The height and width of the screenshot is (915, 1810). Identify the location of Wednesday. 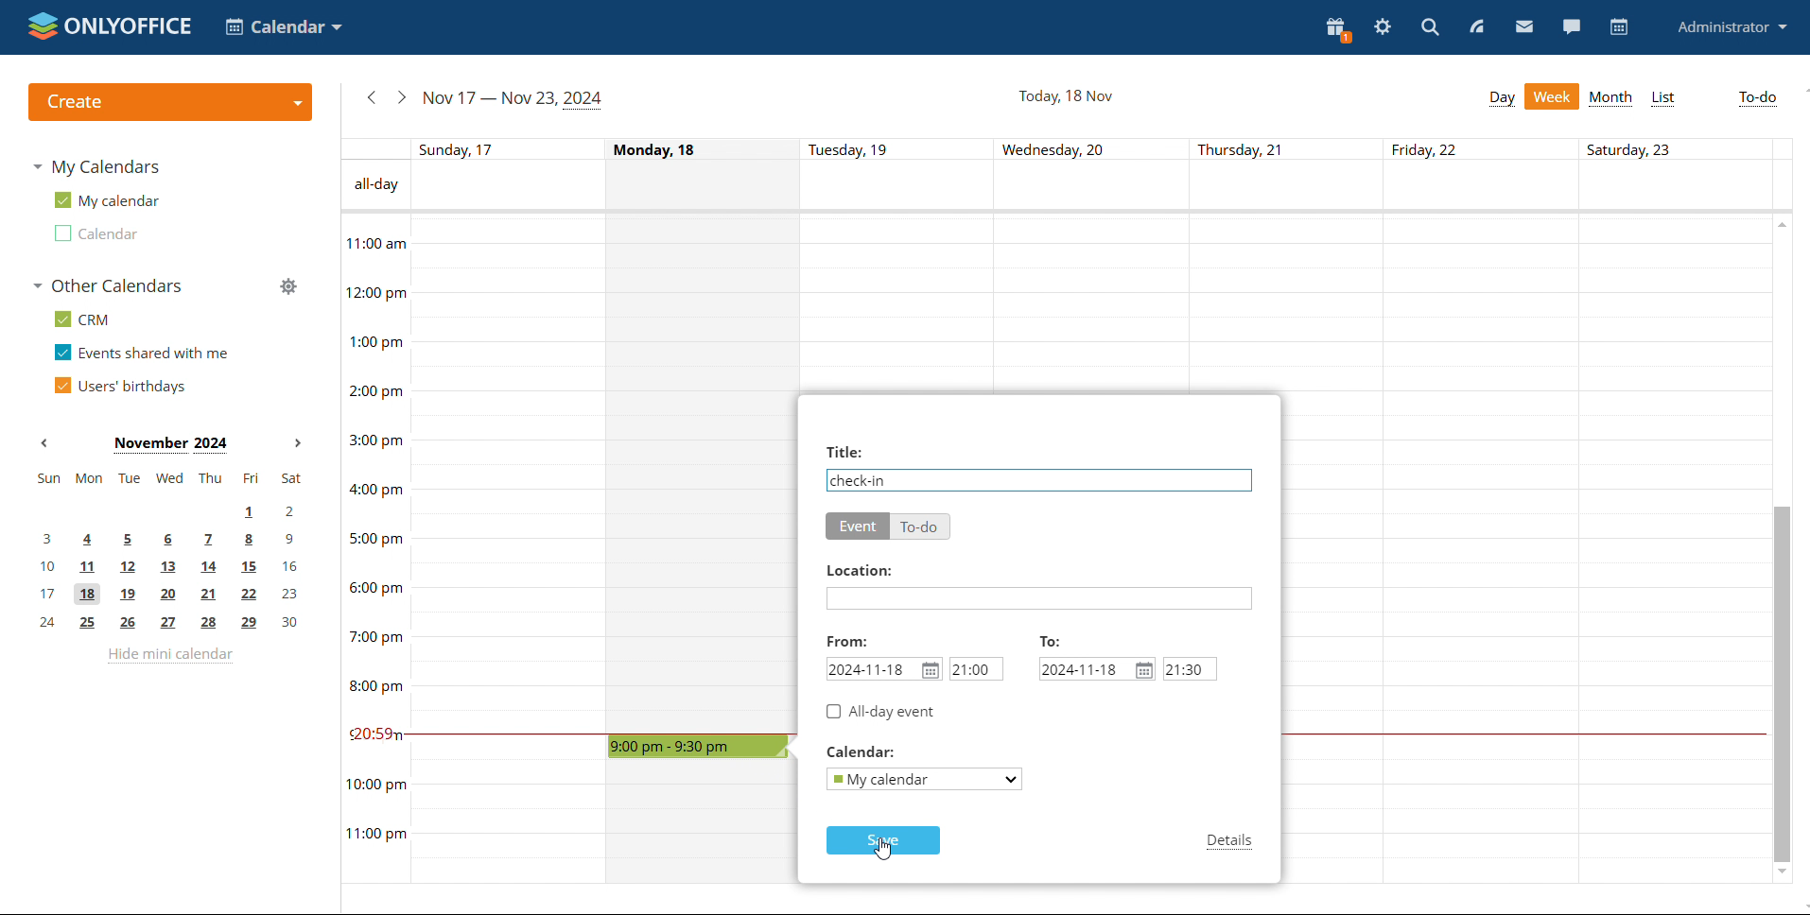
(1090, 302).